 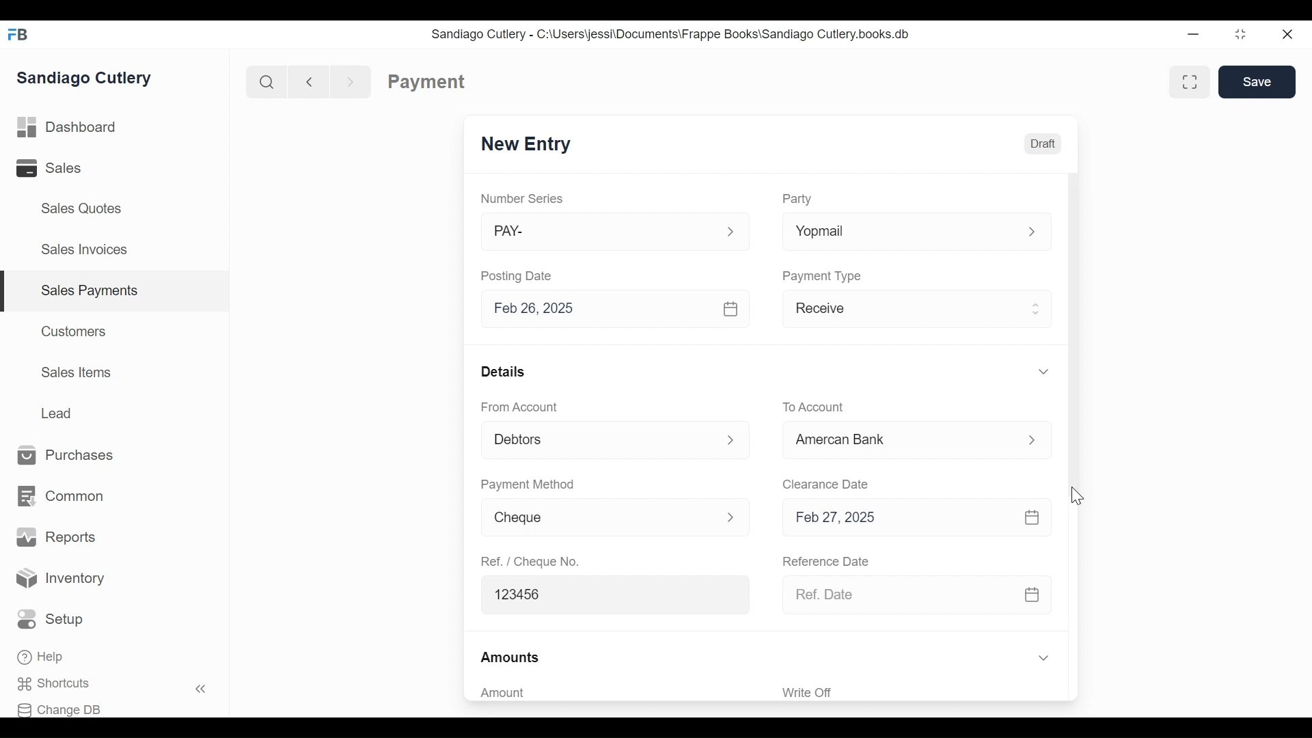 What do you see at coordinates (823, 275) in the screenshot?
I see `Payment Type` at bounding box center [823, 275].